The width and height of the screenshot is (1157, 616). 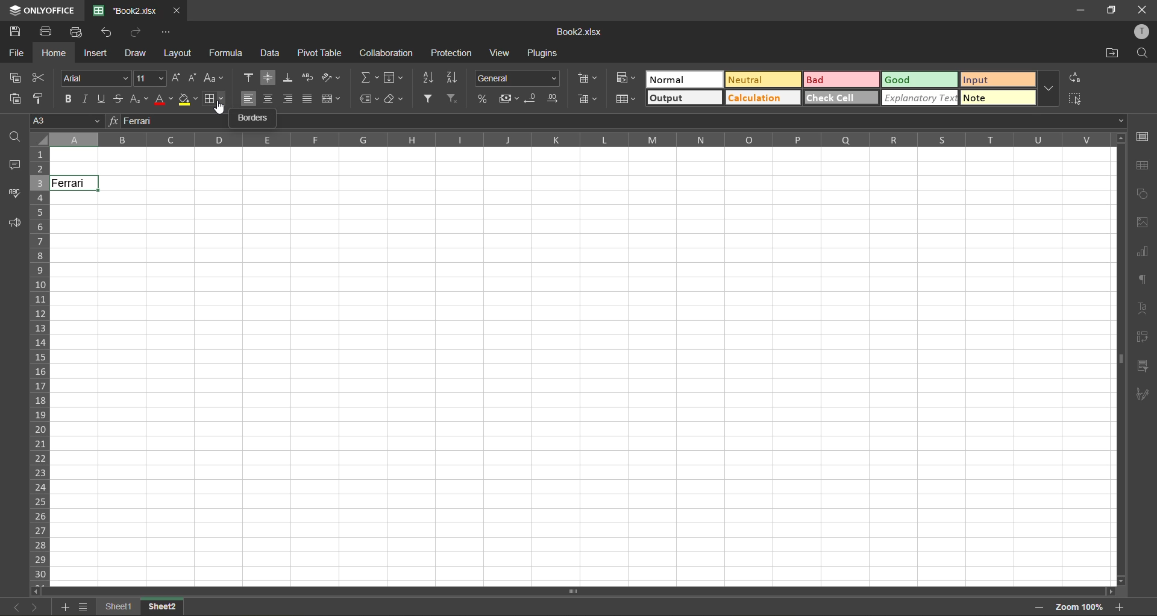 What do you see at coordinates (1119, 607) in the screenshot?
I see `zoom in` at bounding box center [1119, 607].